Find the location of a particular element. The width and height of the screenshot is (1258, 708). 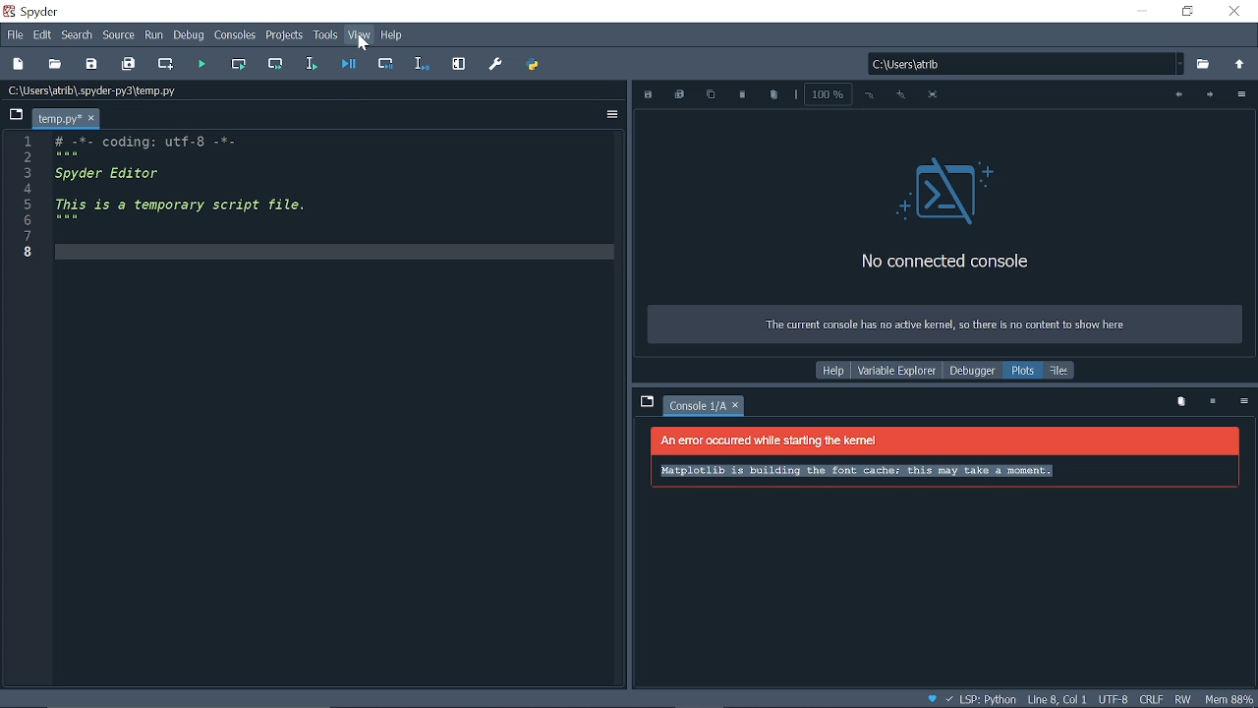

Open is located at coordinates (55, 63).